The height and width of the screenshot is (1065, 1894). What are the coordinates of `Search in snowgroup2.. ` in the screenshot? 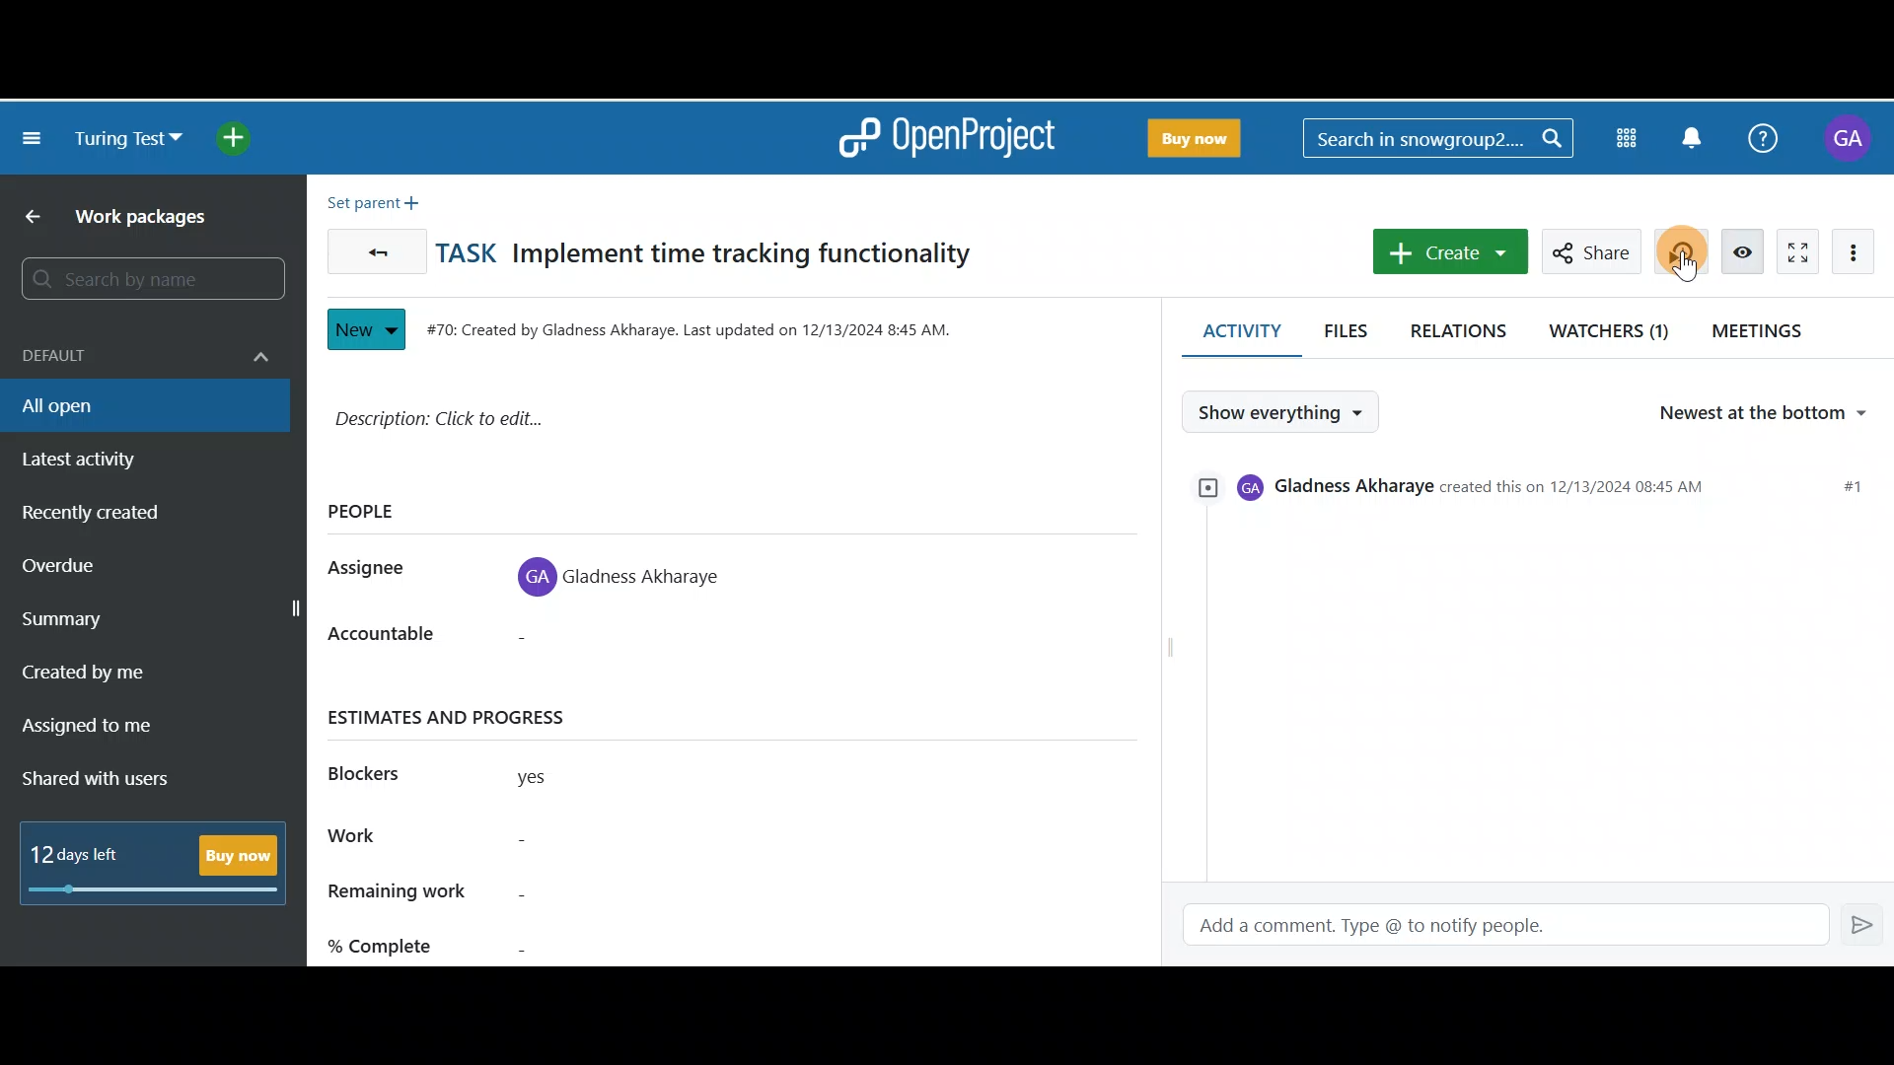 It's located at (1434, 138).